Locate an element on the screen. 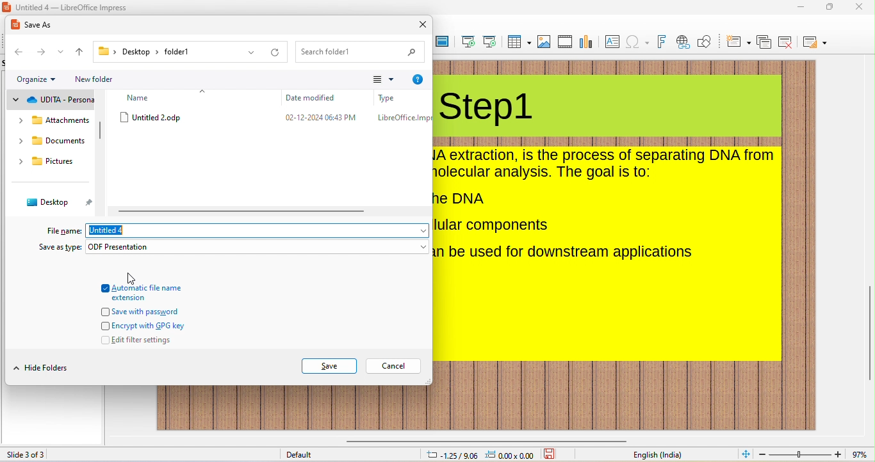  start from current slide is located at coordinates (489, 42).